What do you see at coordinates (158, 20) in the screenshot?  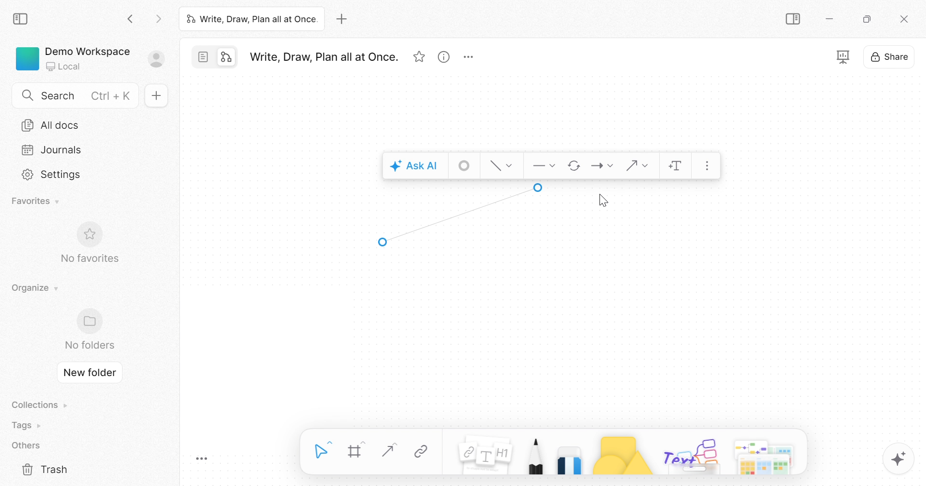 I see `Forward` at bounding box center [158, 20].